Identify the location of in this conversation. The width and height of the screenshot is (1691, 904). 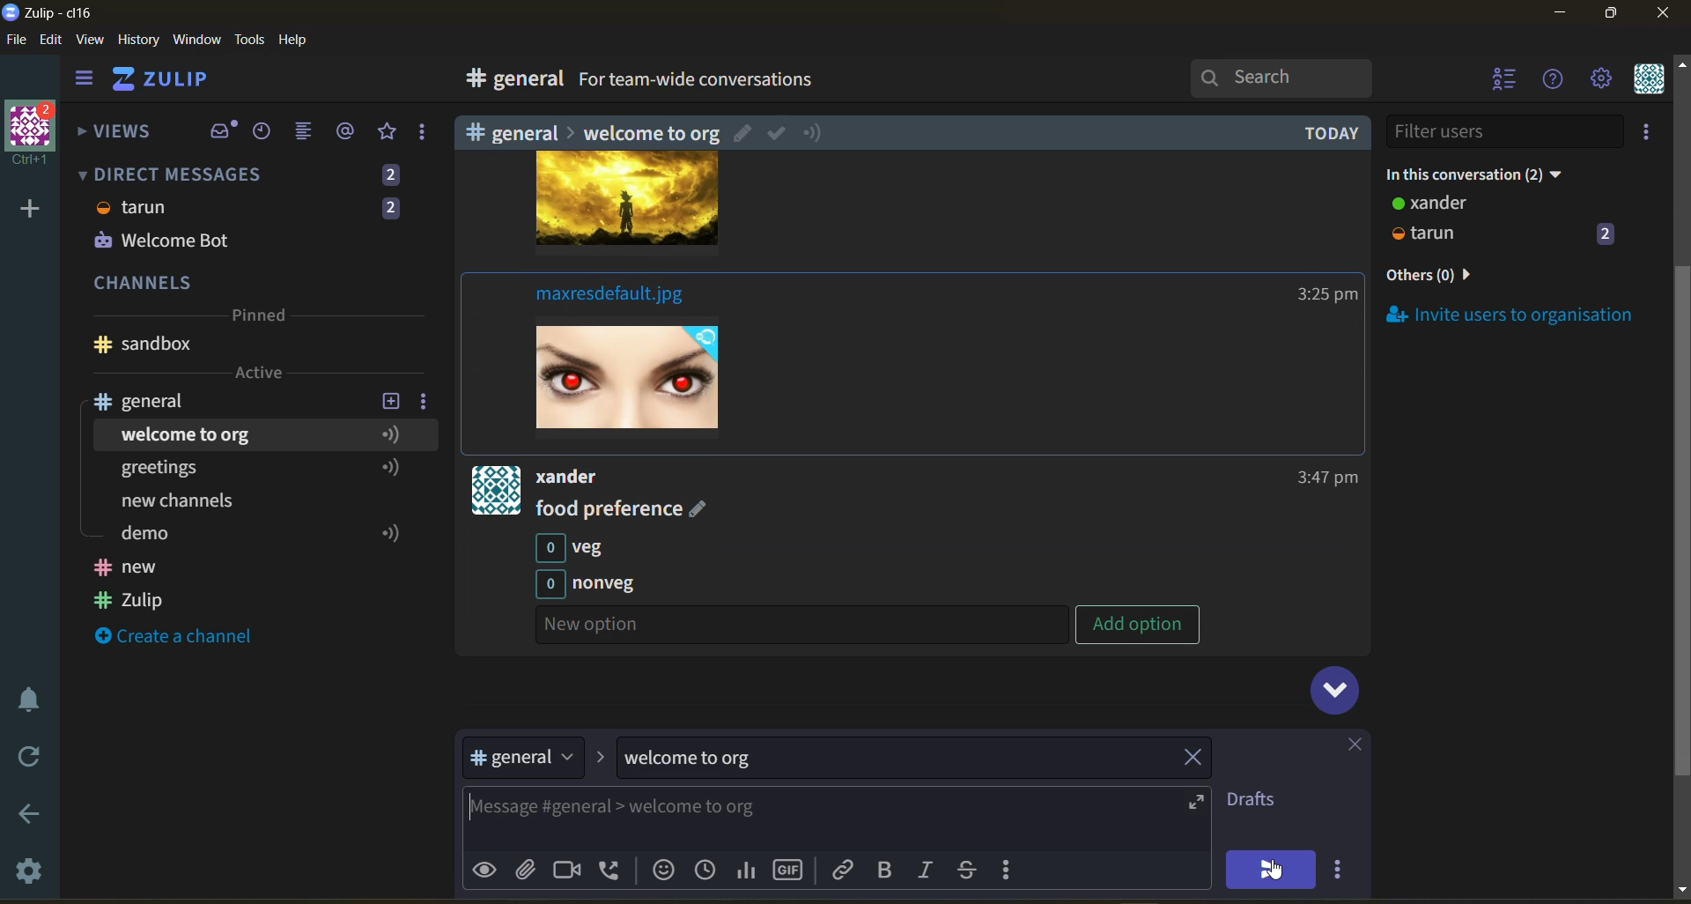
(1493, 171).